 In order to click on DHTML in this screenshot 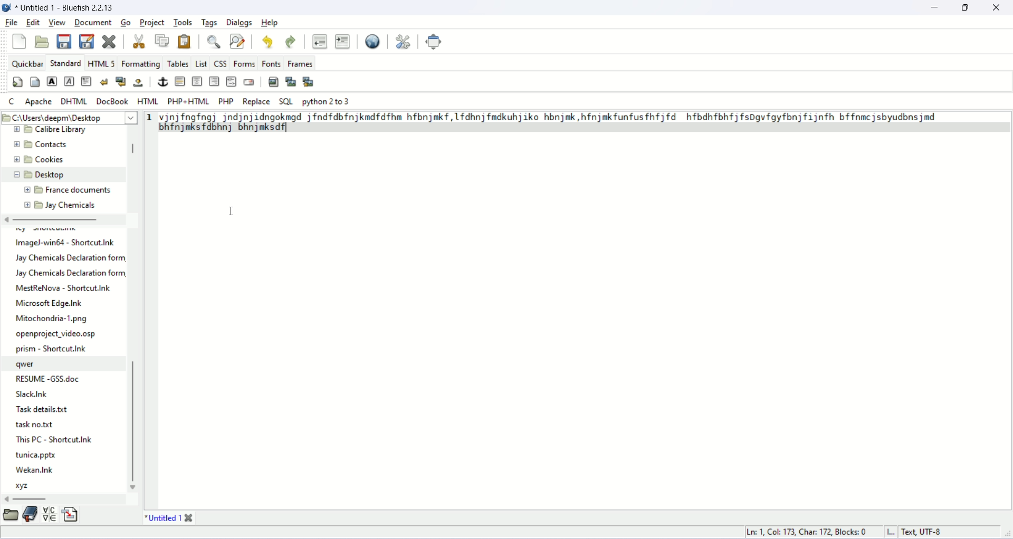, I will do `click(74, 101)`.